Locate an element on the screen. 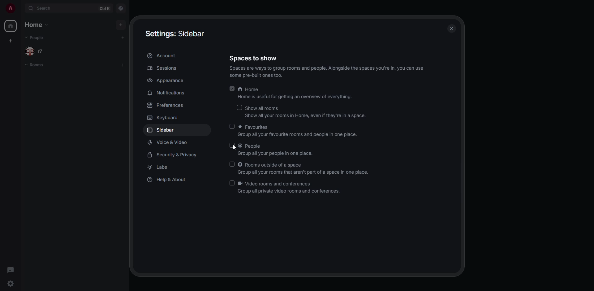  sessions is located at coordinates (160, 68).